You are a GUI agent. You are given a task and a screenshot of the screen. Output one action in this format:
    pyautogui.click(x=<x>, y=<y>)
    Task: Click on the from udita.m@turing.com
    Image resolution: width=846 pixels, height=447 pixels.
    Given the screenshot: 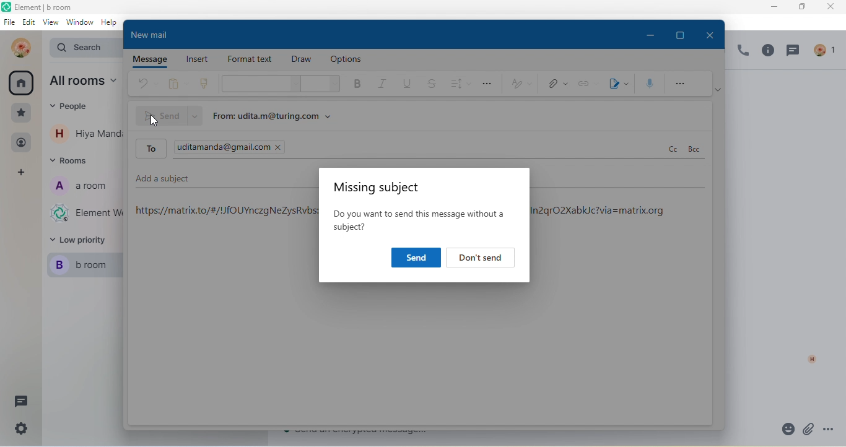 What is the action you would take?
    pyautogui.click(x=278, y=117)
    